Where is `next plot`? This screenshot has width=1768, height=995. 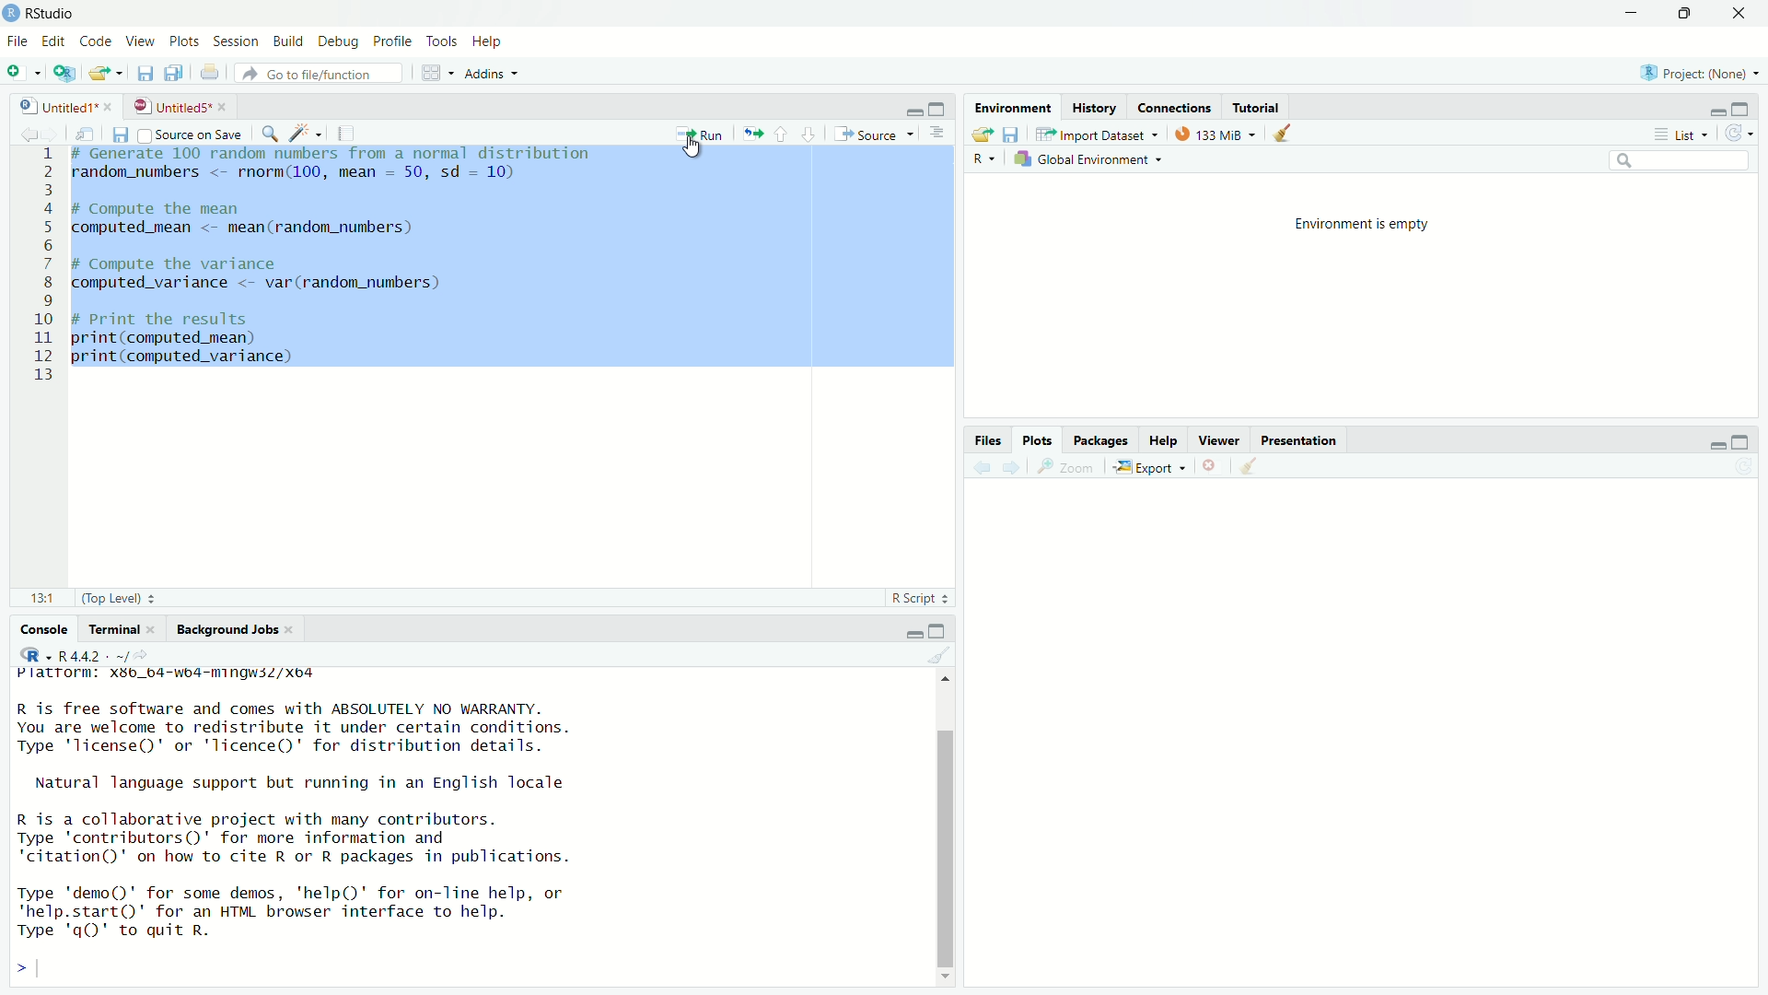 next plot is located at coordinates (1015, 469).